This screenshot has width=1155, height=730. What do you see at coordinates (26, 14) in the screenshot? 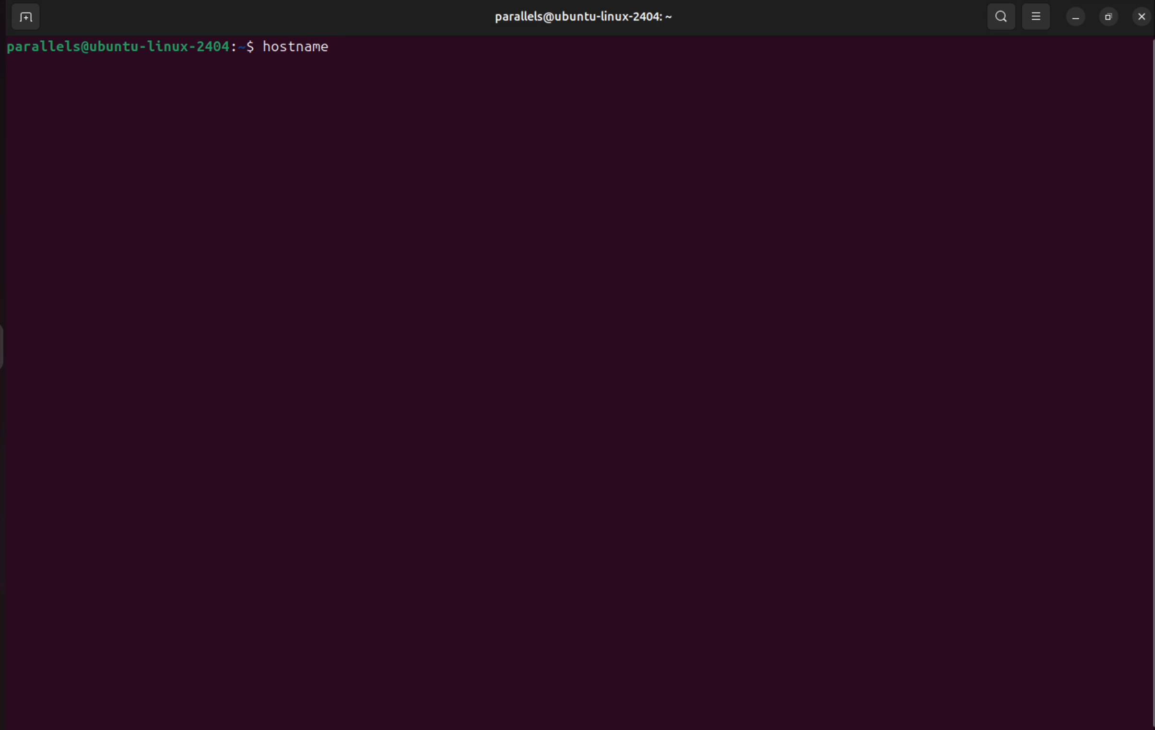
I see `add terminals` at bounding box center [26, 14].